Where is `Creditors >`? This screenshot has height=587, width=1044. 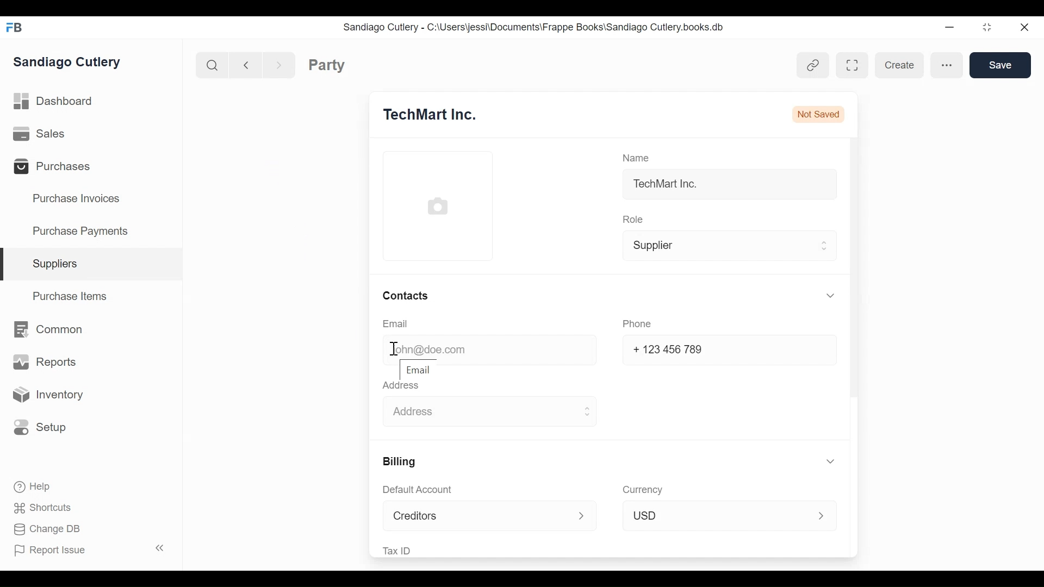
Creditors > is located at coordinates (486, 516).